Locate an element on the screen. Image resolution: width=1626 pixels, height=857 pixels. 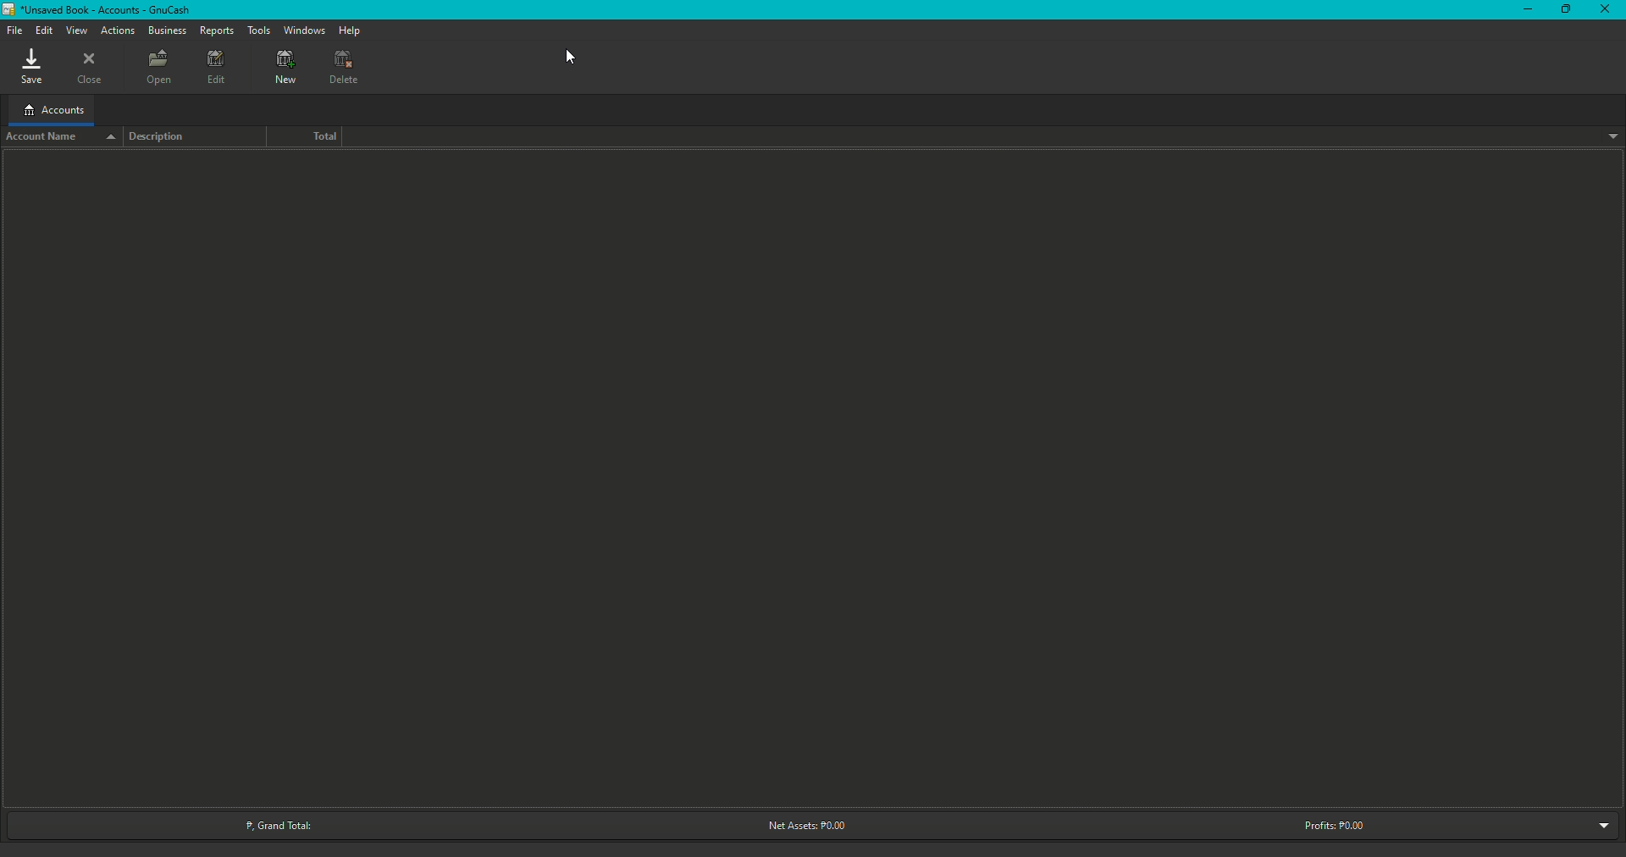
Description is located at coordinates (158, 135).